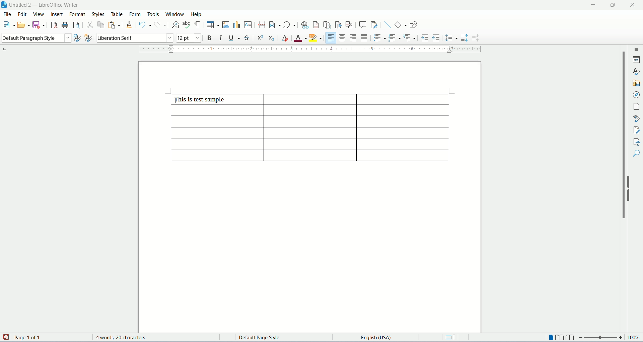  What do you see at coordinates (395, 37) in the screenshot?
I see `ordered list` at bounding box center [395, 37].